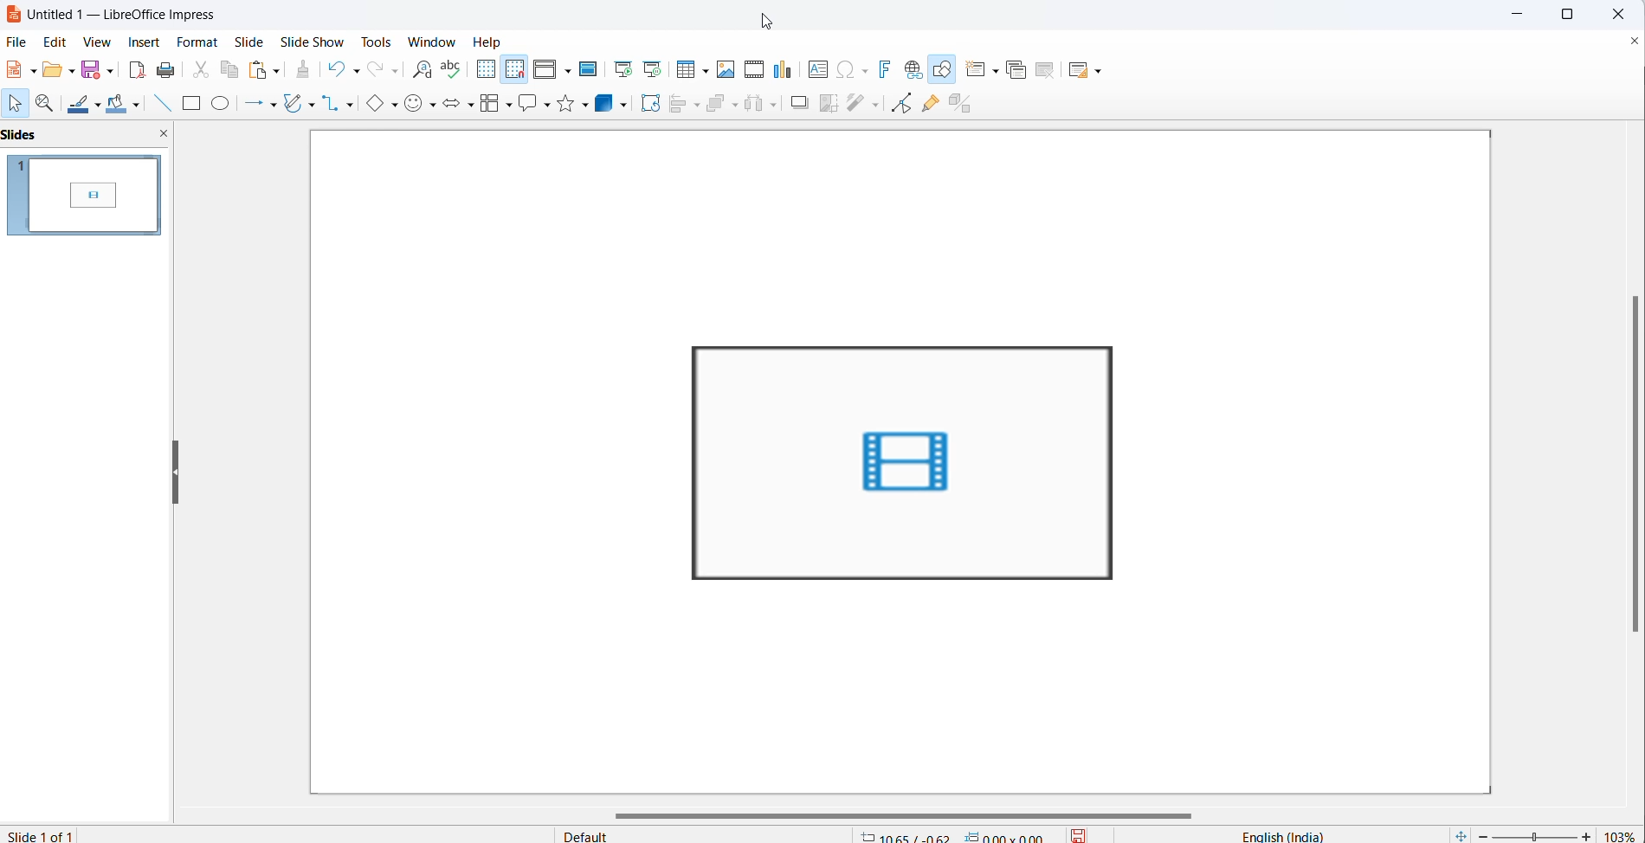  I want to click on insert audio or video, so click(756, 67).